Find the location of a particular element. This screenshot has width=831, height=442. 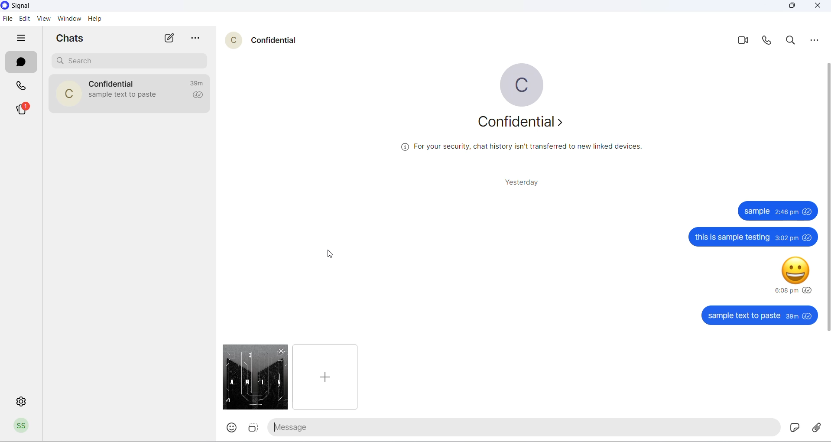

about contact is located at coordinates (522, 124).